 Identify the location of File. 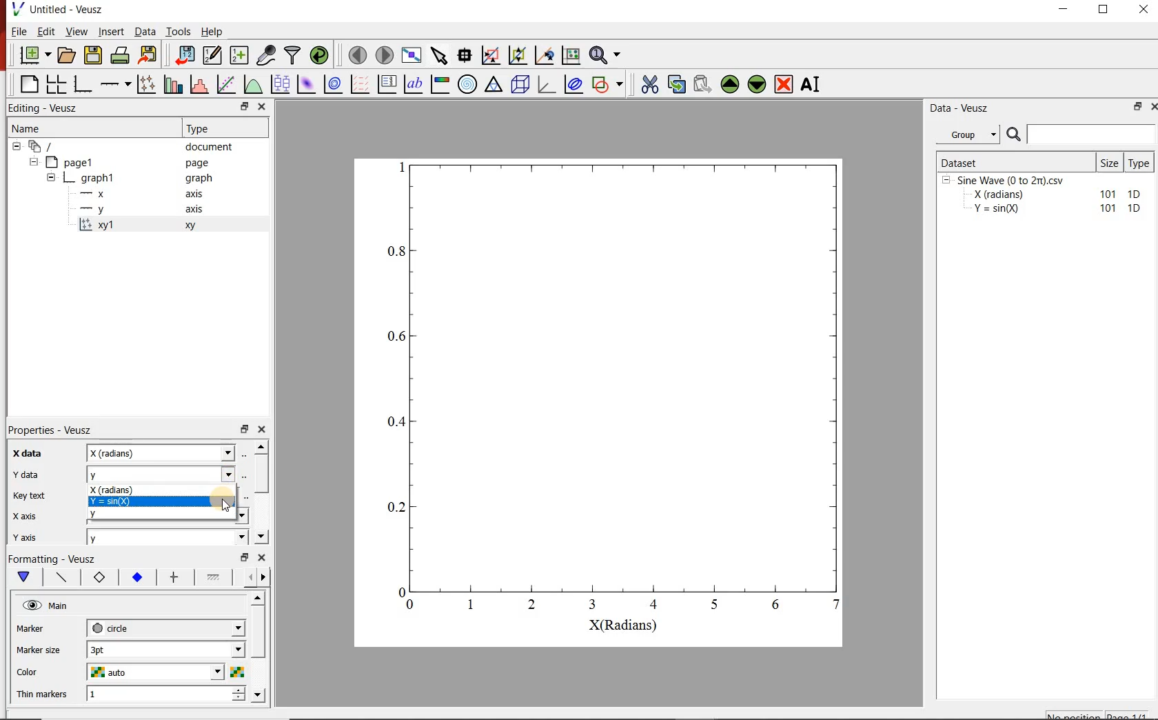
(19, 31).